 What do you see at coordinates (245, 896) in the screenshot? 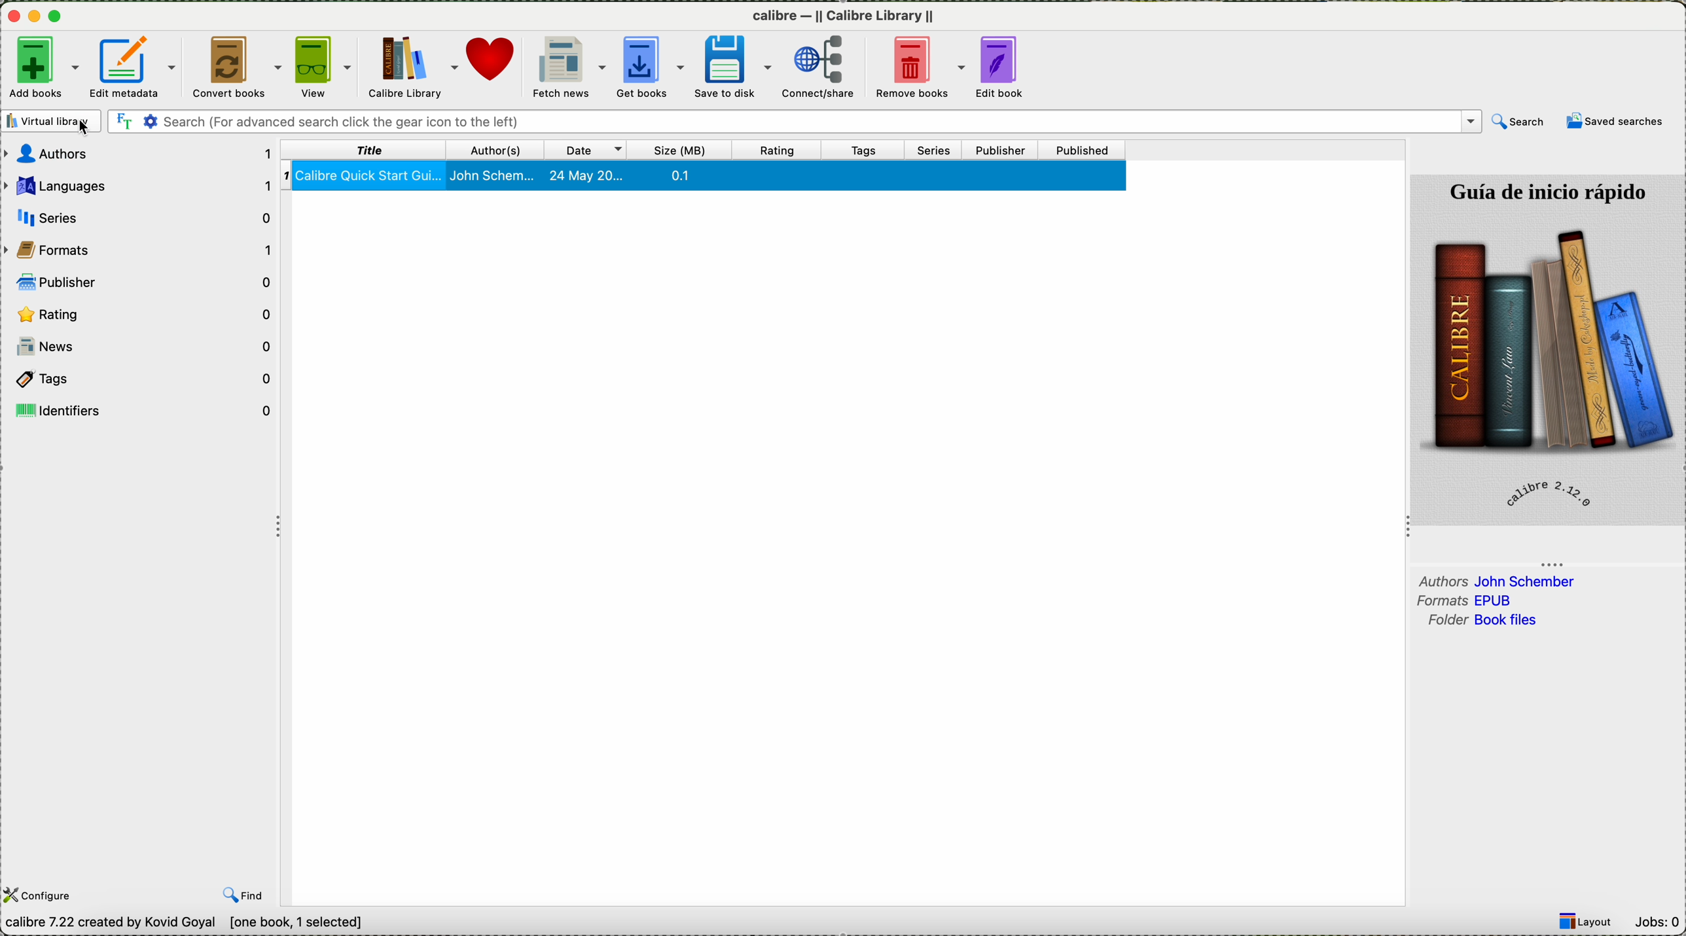
I see `find` at bounding box center [245, 896].